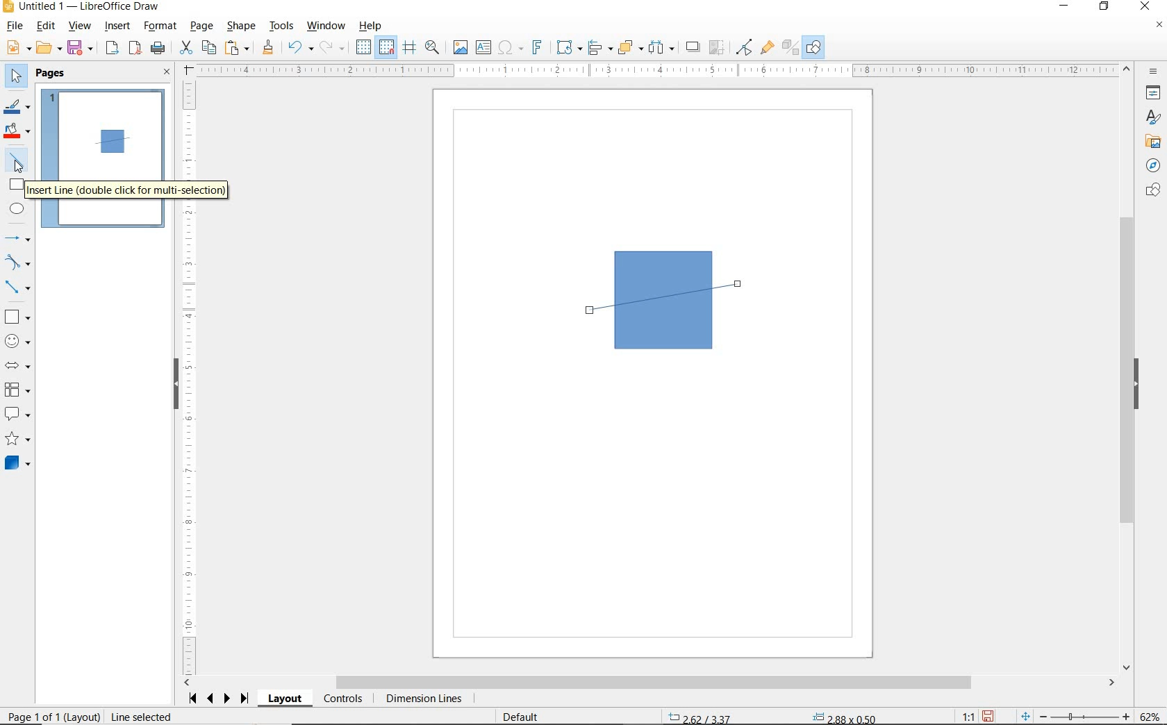 The height and width of the screenshot is (725, 1167). Describe the element at coordinates (988, 716) in the screenshot. I see `SAVE` at that location.